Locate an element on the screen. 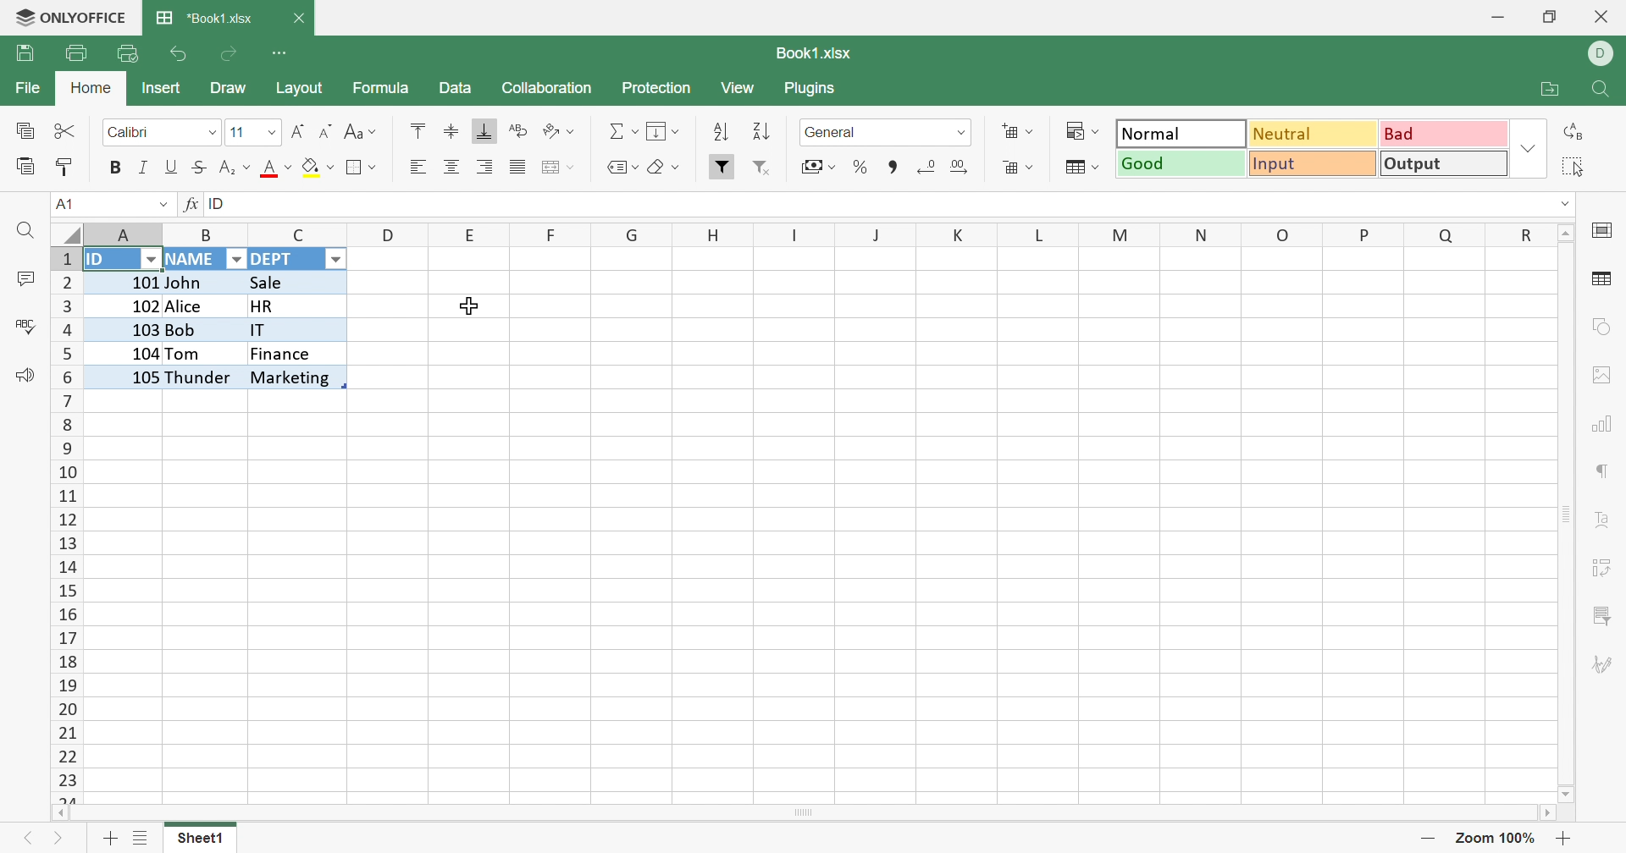 The image size is (1626, 853). Merge and center is located at coordinates (555, 166).